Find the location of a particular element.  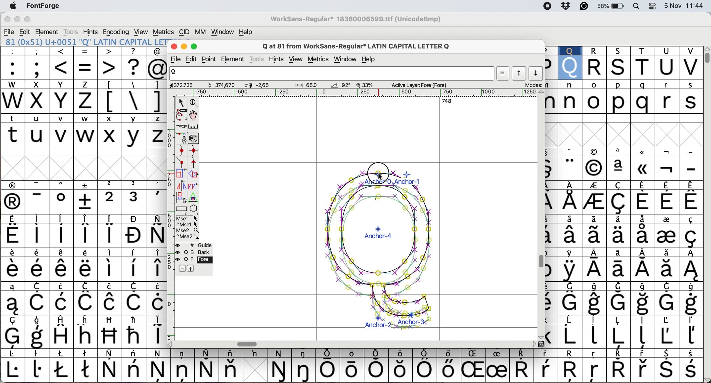

skew the selection is located at coordinates (193, 186).